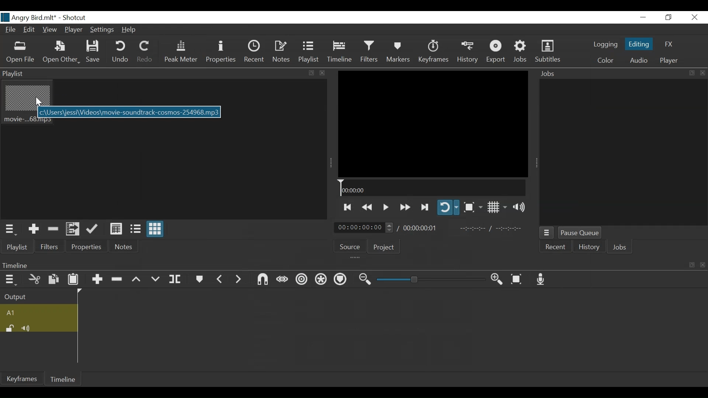 The height and width of the screenshot is (398, 708). Describe the element at coordinates (181, 52) in the screenshot. I see `Peak Meter` at that location.